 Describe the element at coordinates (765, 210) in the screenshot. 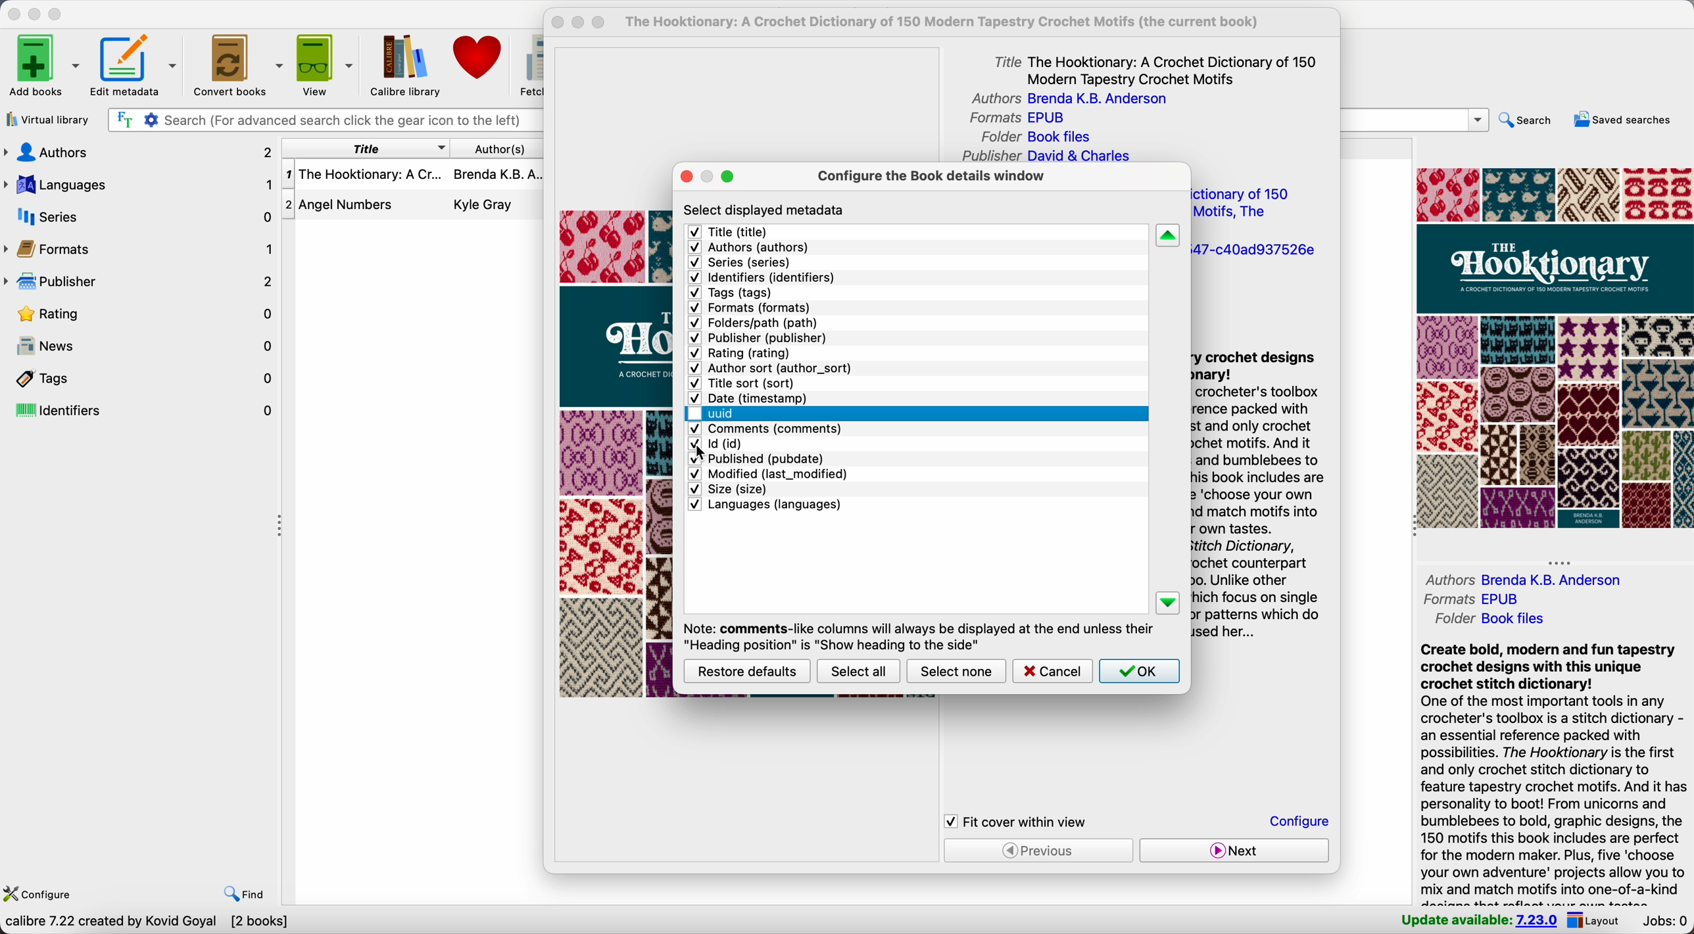

I see `select displayed metadata` at that location.